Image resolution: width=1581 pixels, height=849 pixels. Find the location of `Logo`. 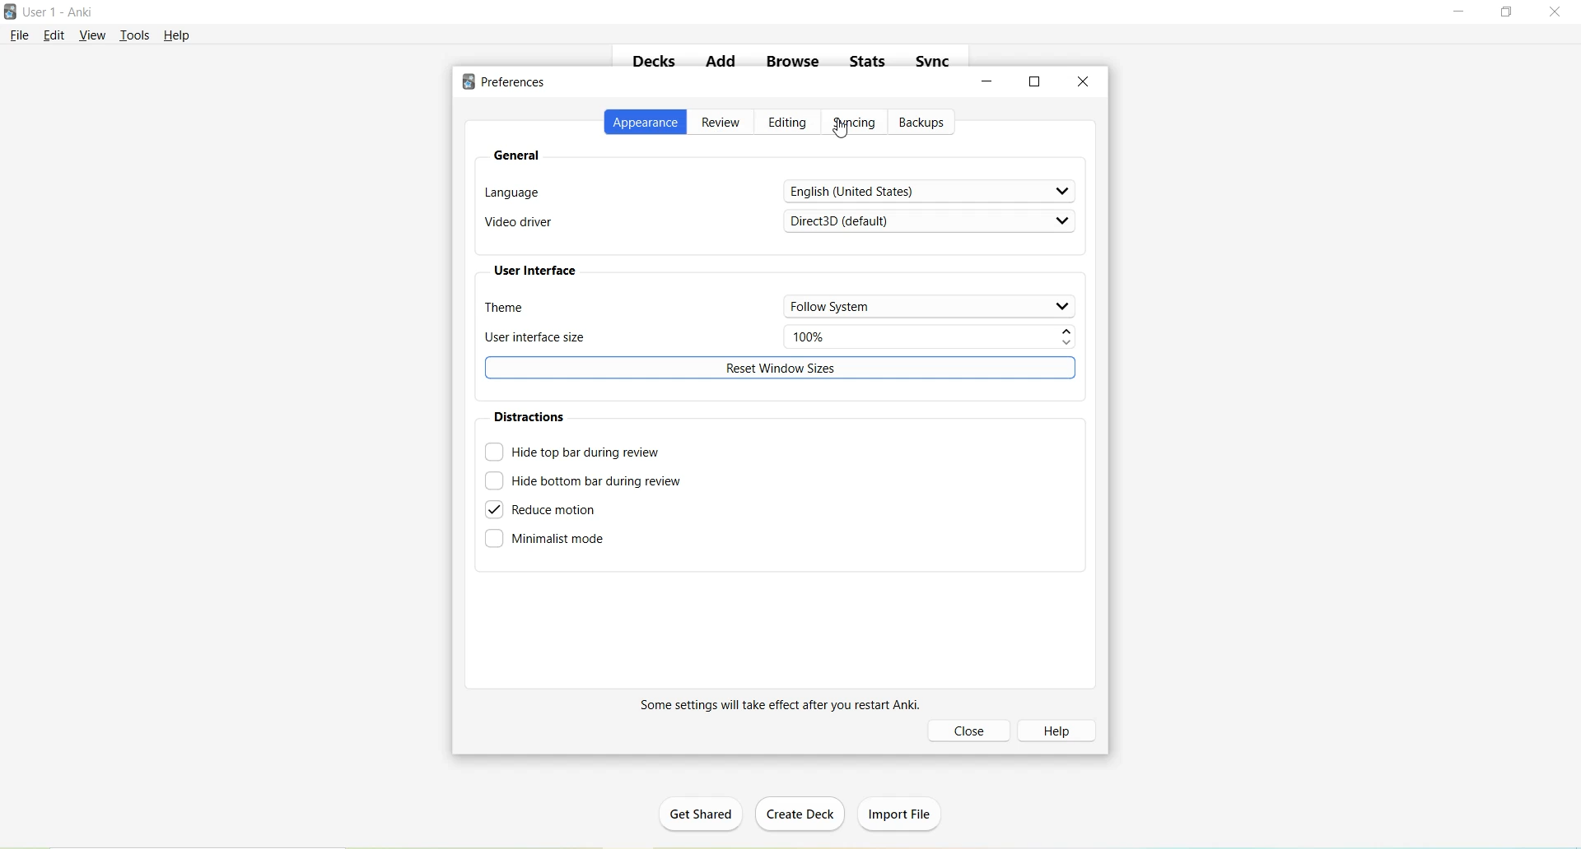

Logo is located at coordinates (12, 12).